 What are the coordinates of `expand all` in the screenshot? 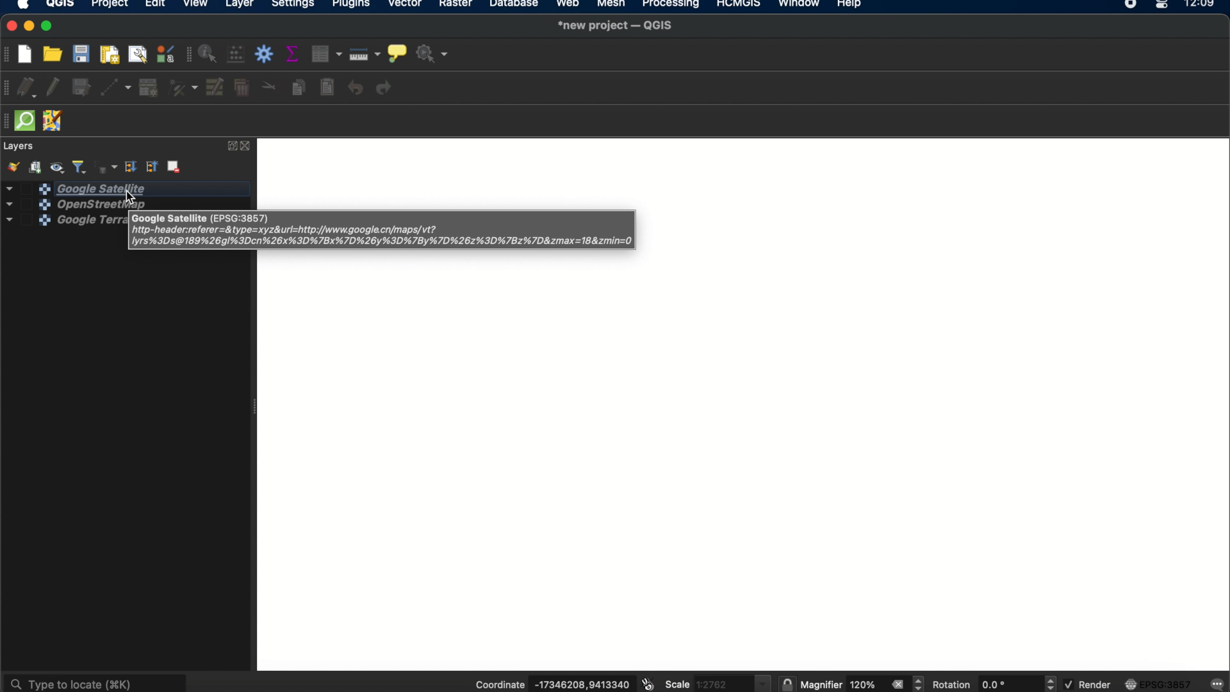 It's located at (130, 167).